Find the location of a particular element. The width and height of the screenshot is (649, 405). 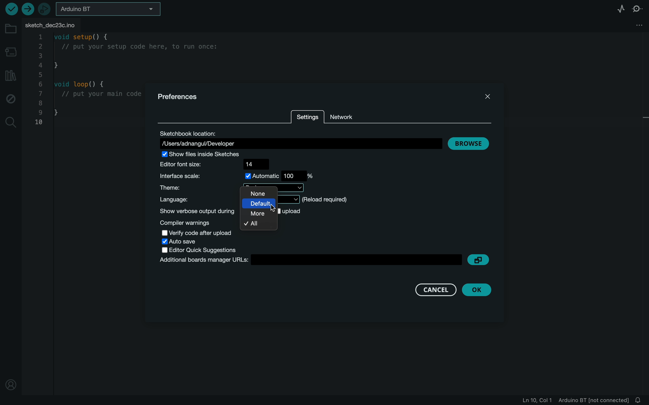

interface scale is located at coordinates (239, 177).